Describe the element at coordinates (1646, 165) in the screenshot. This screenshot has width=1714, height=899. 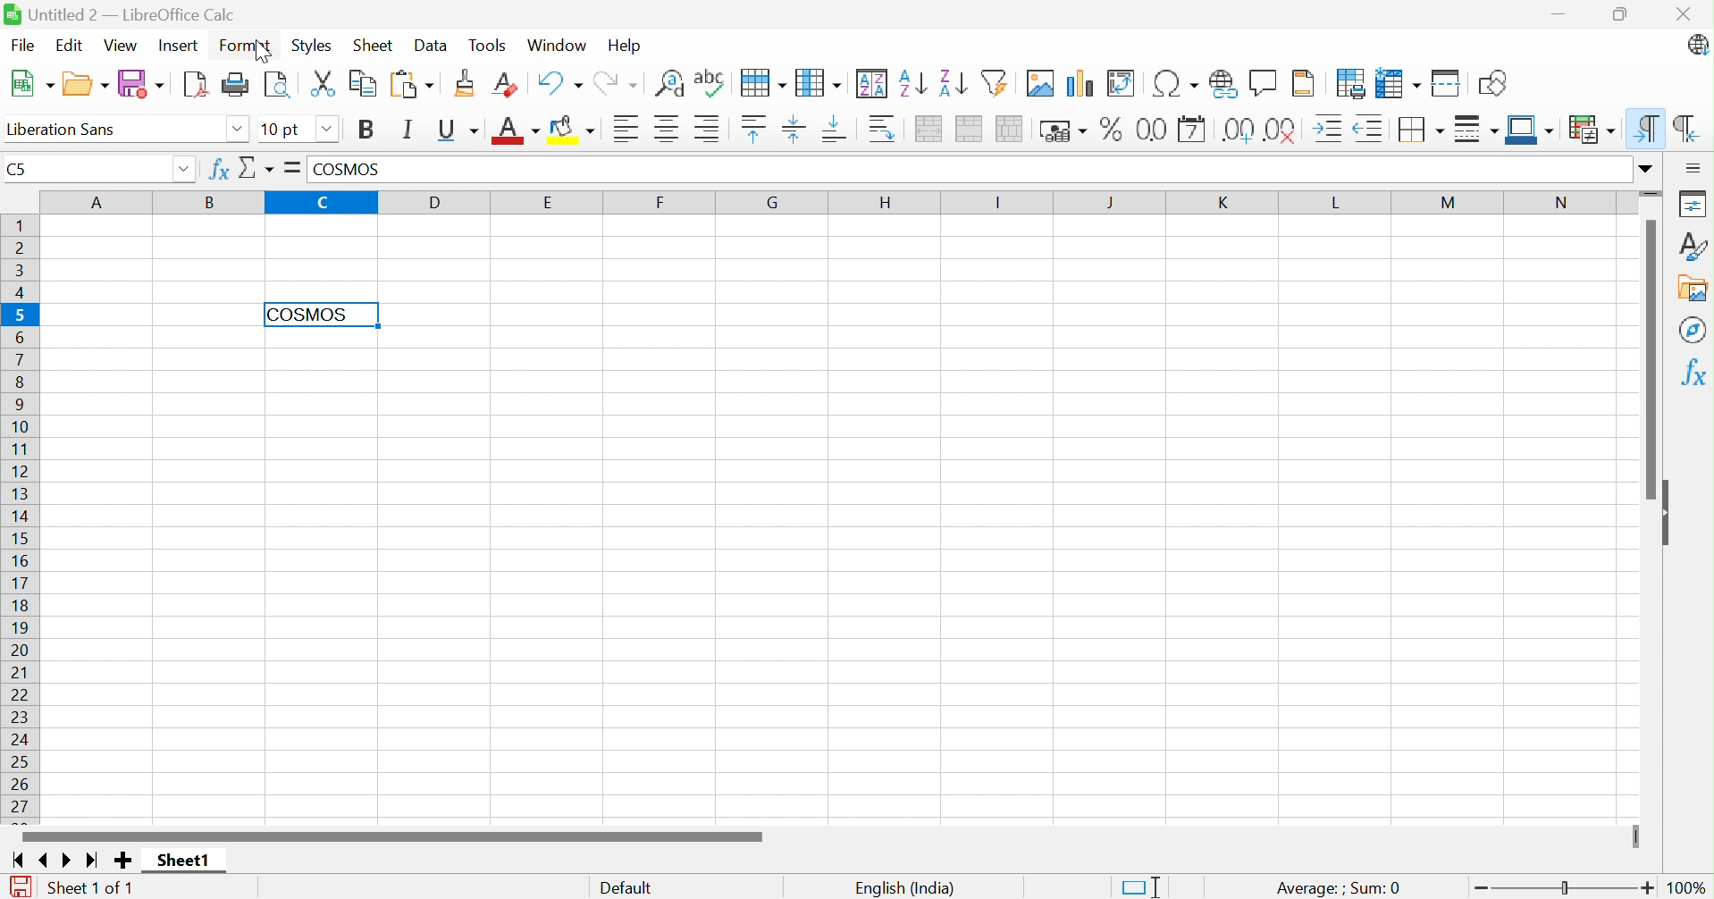
I see `Drop Down` at that location.